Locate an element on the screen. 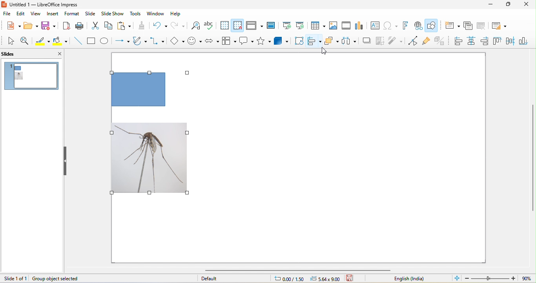  5.64 x 9.00 is located at coordinates (326, 279).